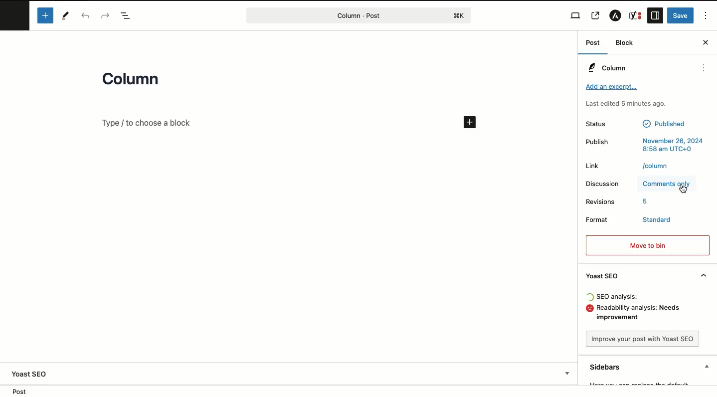  Describe the element at coordinates (576, 15) in the screenshot. I see `View` at that location.